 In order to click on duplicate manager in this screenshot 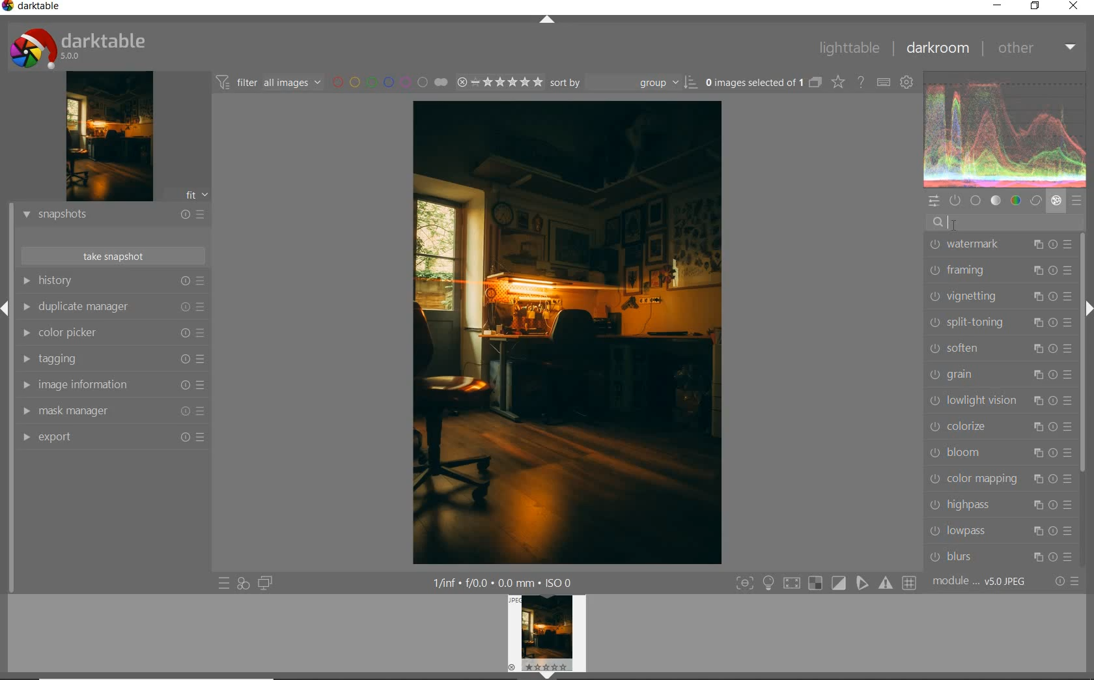, I will do `click(112, 307)`.